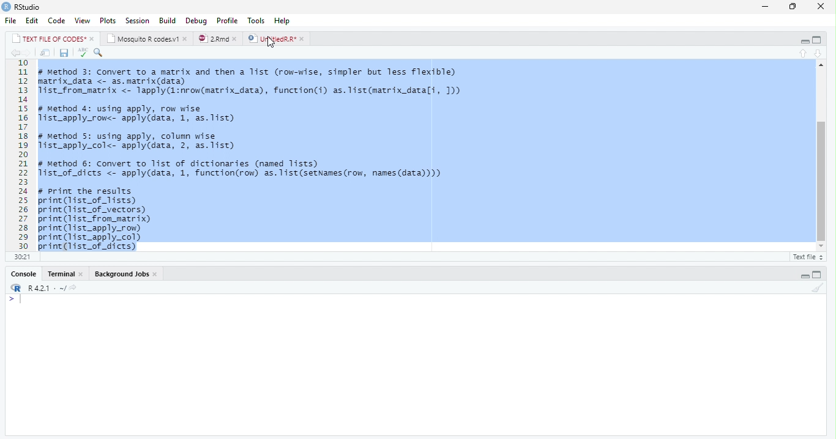 This screenshot has height=439, width=836. What do you see at coordinates (48, 287) in the screenshot?
I see `R 4.2.1 - ~/` at bounding box center [48, 287].